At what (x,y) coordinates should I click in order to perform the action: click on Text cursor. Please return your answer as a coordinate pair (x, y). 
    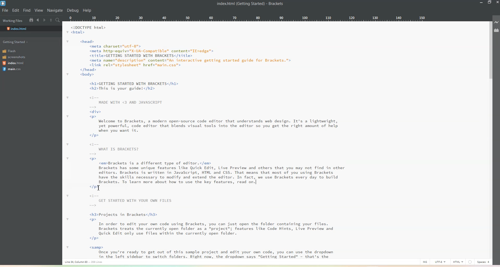
    Looking at the image, I should click on (100, 188).